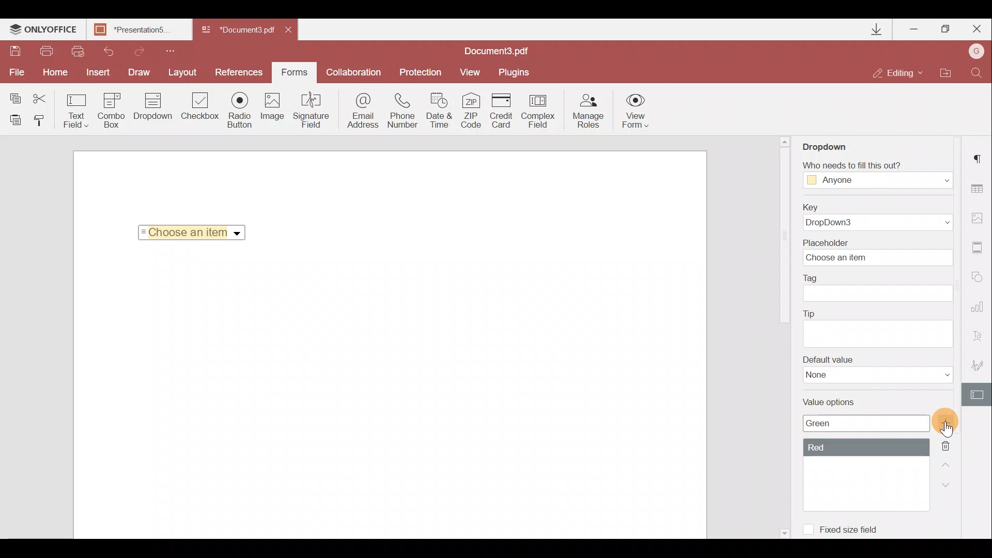 Image resolution: width=992 pixels, height=558 pixels. What do you see at coordinates (189, 232) in the screenshot?
I see `Selected Item` at bounding box center [189, 232].